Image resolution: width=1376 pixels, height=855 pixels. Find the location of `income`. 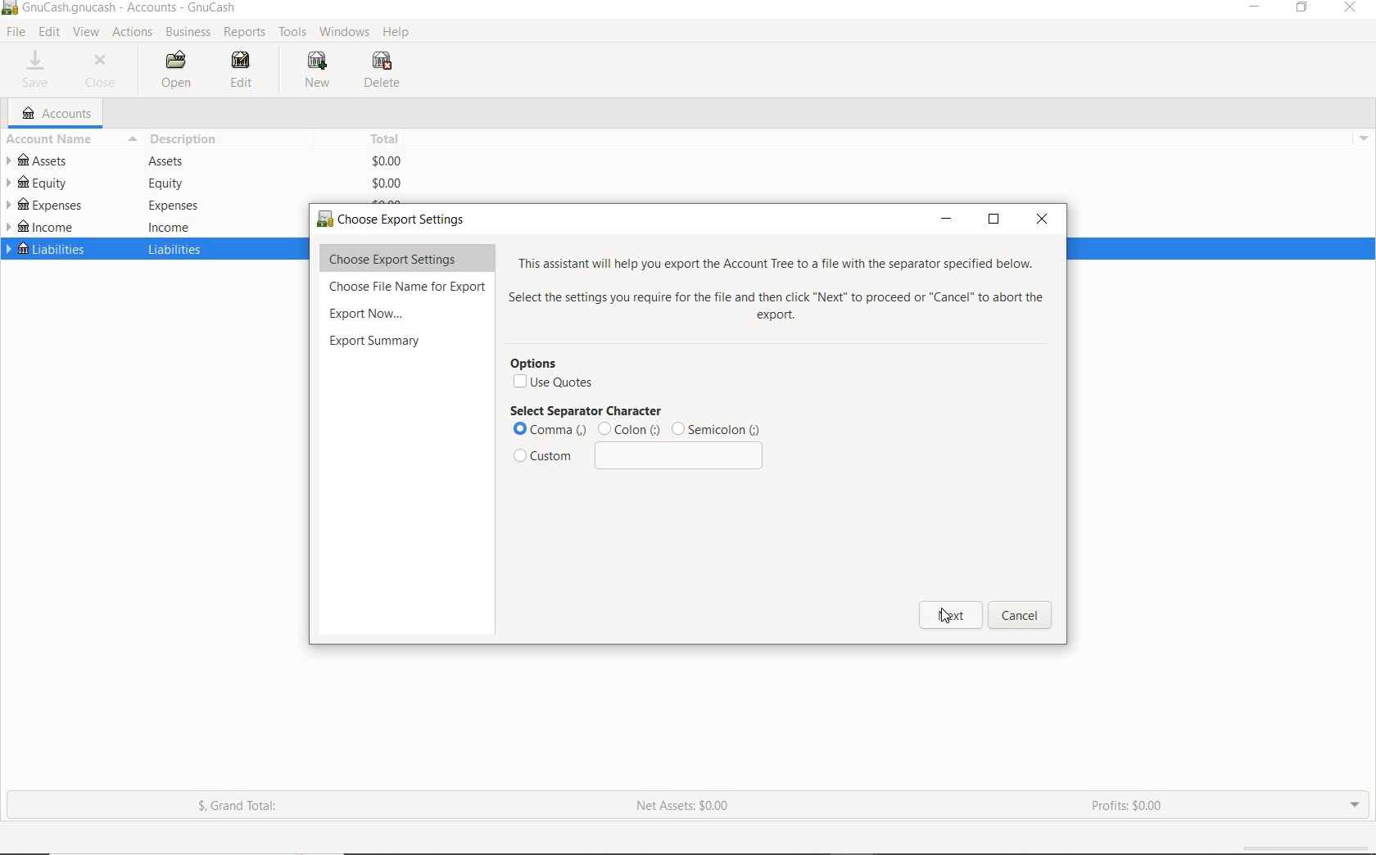

income is located at coordinates (168, 226).